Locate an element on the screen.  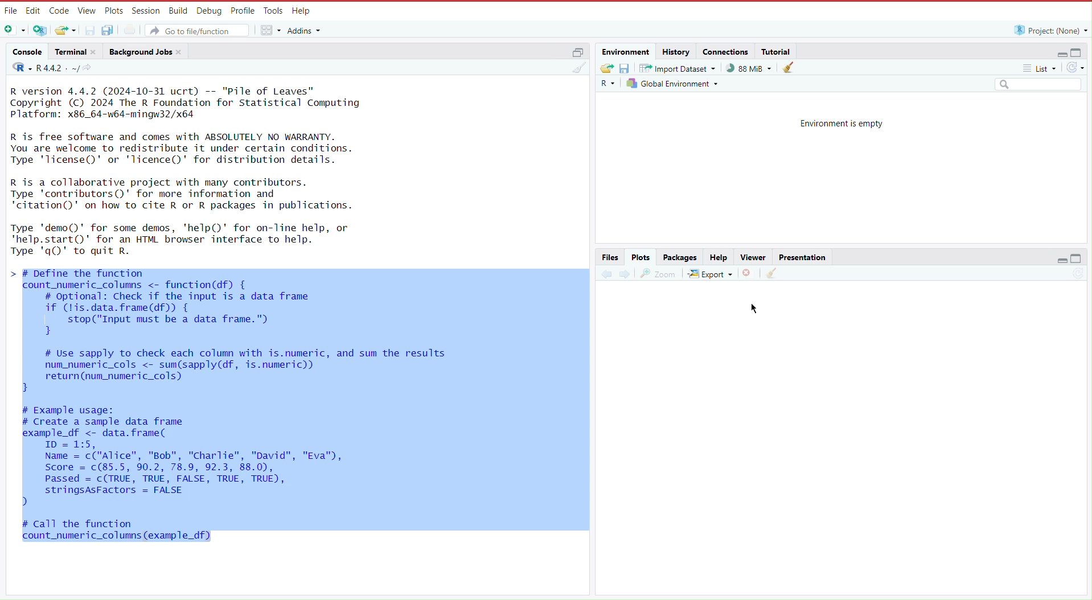
Background Jobs is located at coordinates (146, 51).